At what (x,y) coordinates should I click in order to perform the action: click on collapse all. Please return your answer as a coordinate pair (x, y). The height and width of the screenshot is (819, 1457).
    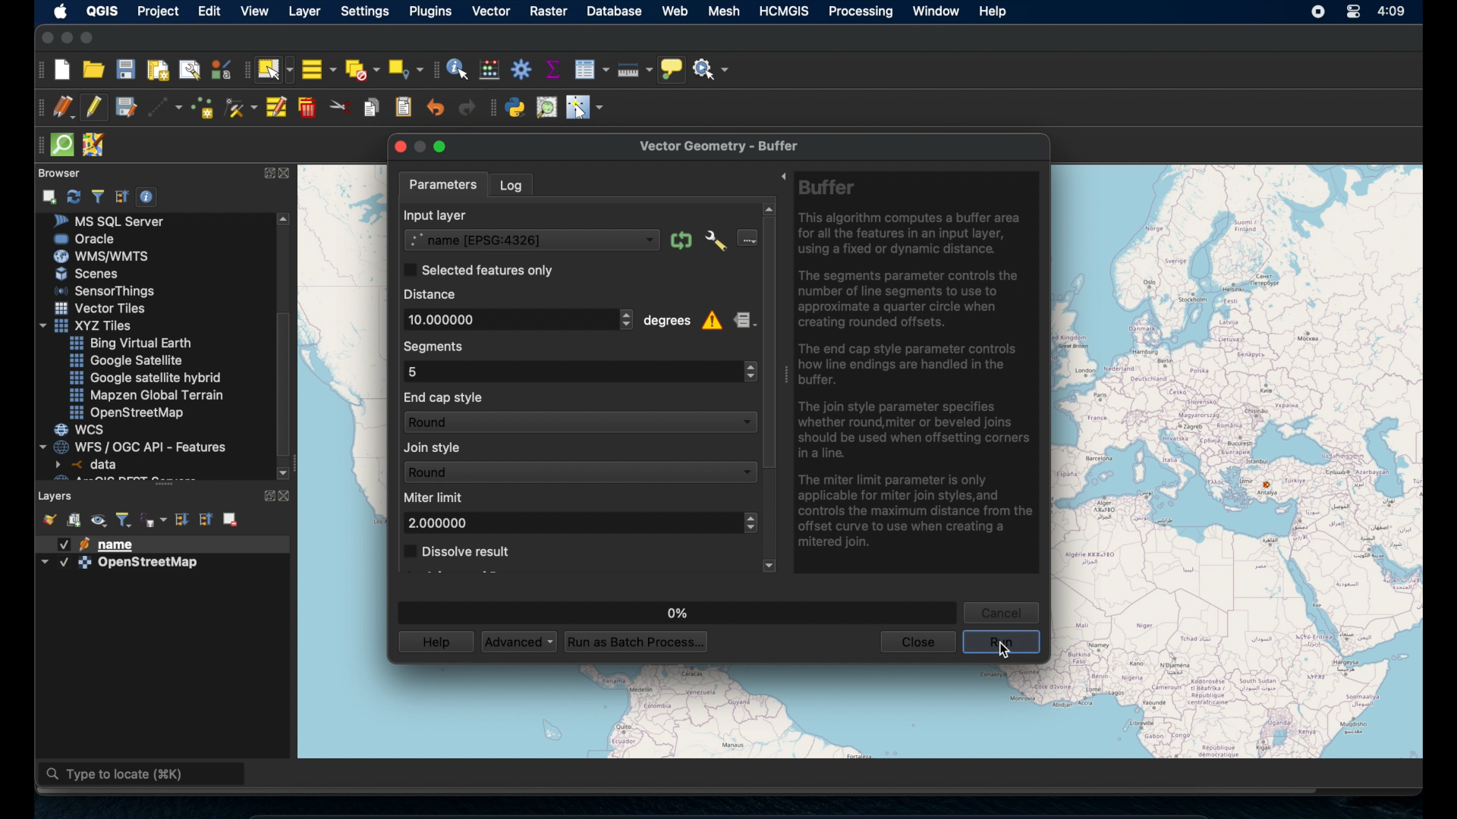
    Looking at the image, I should click on (121, 195).